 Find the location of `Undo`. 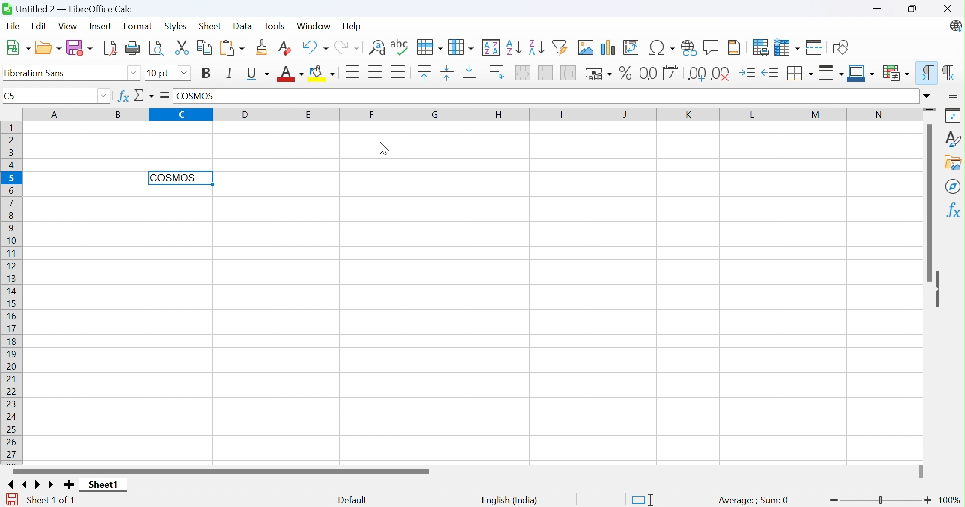

Undo is located at coordinates (314, 47).